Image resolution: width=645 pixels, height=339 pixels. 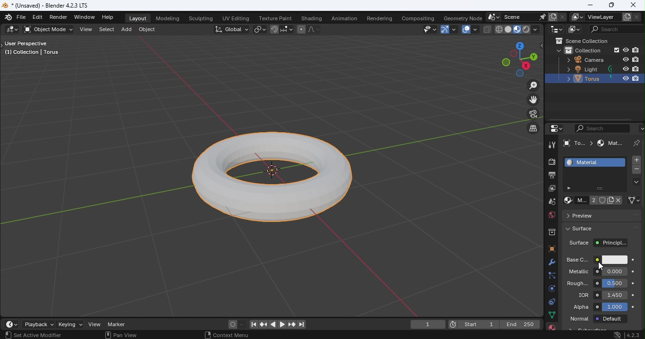 I want to click on Plat animation, so click(x=282, y=325).